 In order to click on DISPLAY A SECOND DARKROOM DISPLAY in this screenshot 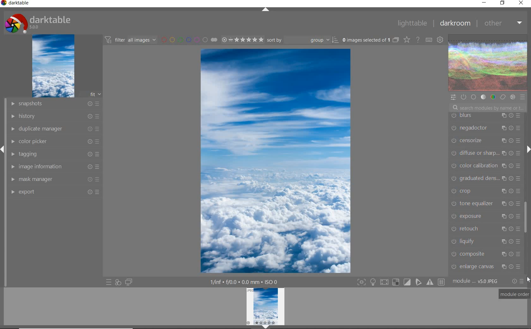, I will do `click(129, 282)`.